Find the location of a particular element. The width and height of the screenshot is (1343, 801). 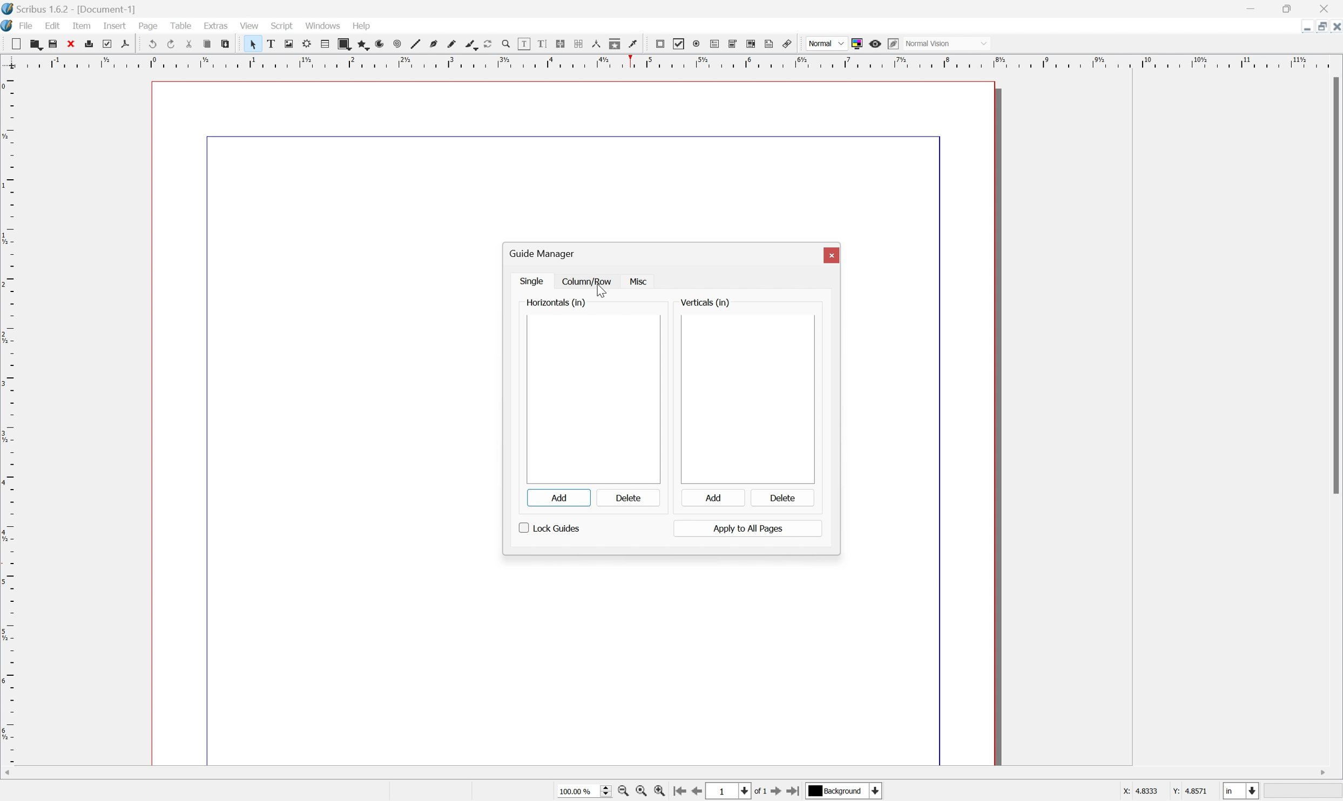

scroll bar is located at coordinates (668, 773).